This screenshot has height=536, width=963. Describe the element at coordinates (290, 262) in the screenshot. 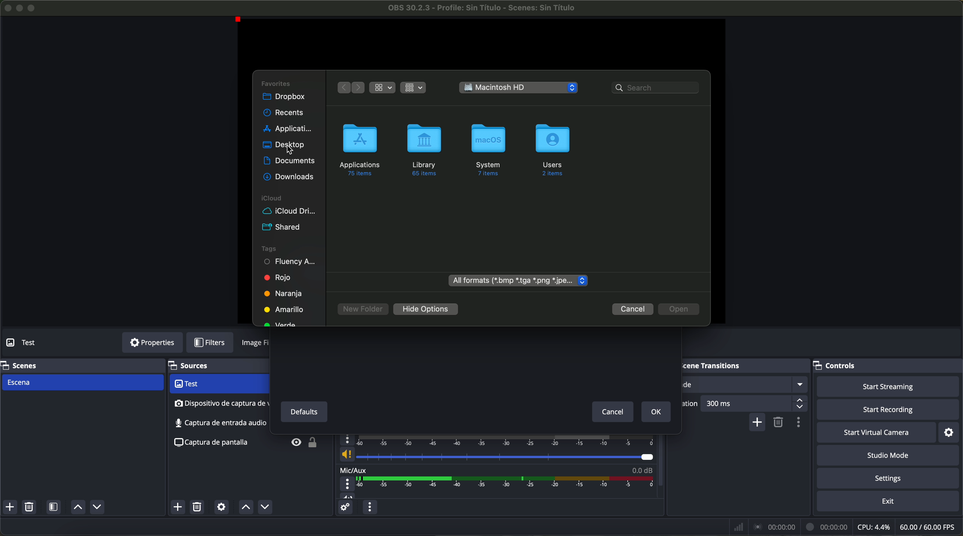

I see `fluency academy` at that location.